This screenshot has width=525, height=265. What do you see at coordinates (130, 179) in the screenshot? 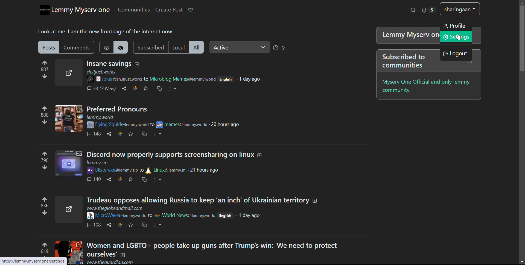
I see `favorites` at bounding box center [130, 179].